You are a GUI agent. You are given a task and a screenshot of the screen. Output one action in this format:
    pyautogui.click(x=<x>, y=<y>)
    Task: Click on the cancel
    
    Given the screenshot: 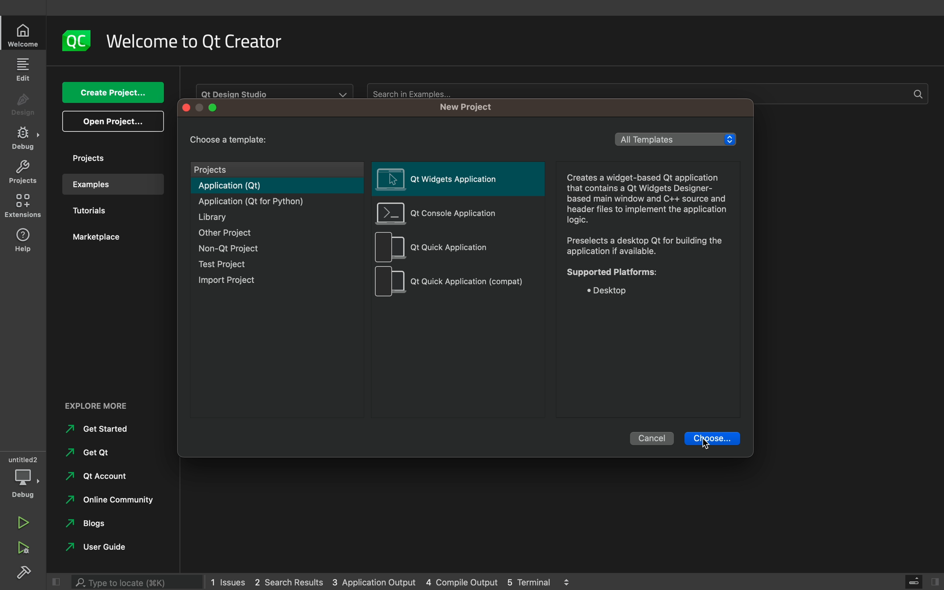 What is the action you would take?
    pyautogui.click(x=652, y=439)
    